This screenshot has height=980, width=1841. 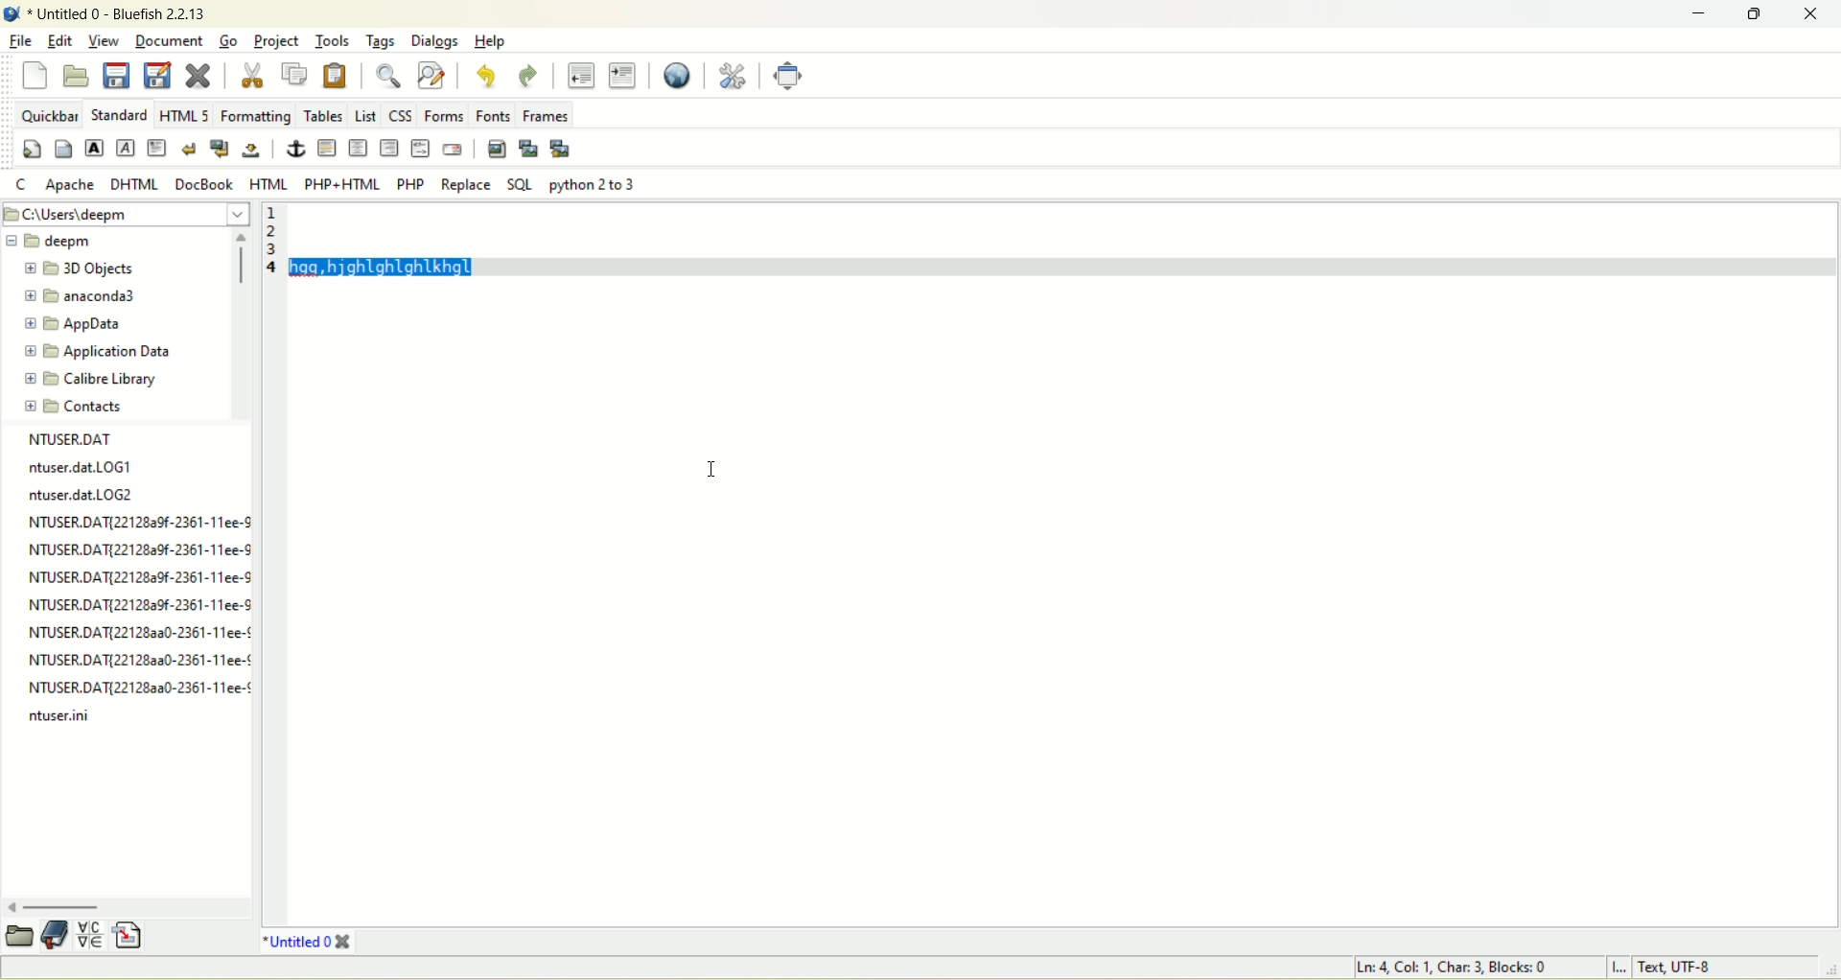 I want to click on scroll bar, so click(x=243, y=324).